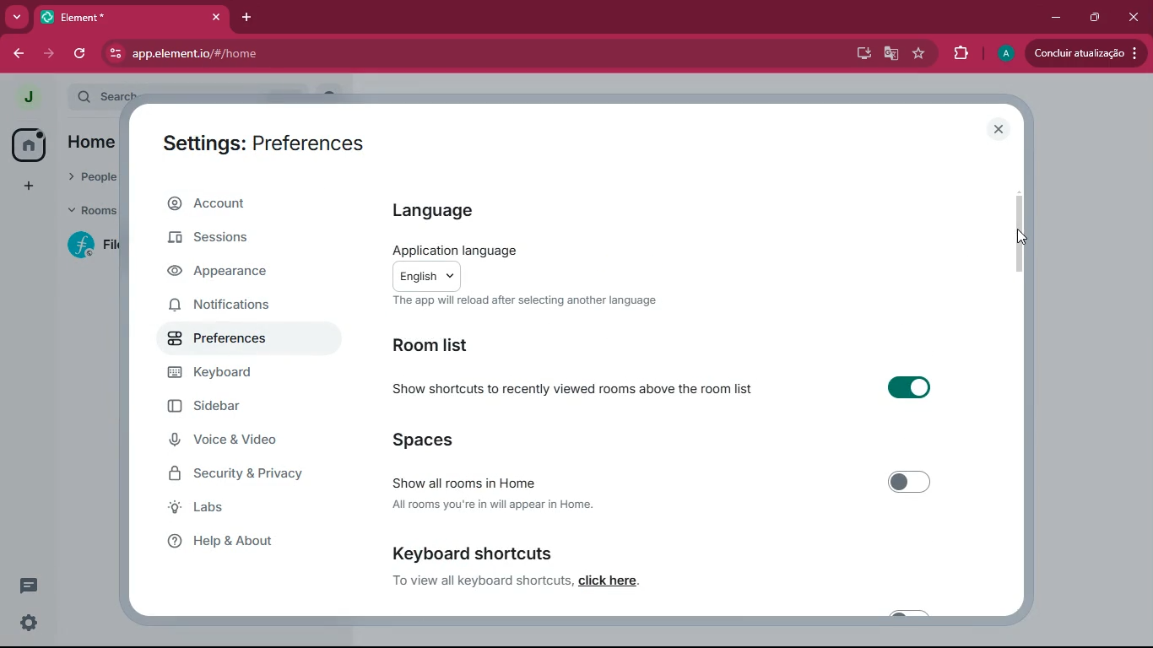 The image size is (1153, 648). Describe the element at coordinates (235, 375) in the screenshot. I see `keyboard` at that location.